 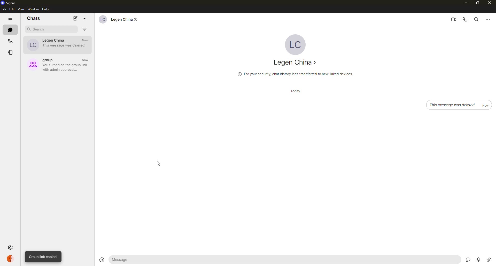 What do you see at coordinates (21, 10) in the screenshot?
I see `view` at bounding box center [21, 10].